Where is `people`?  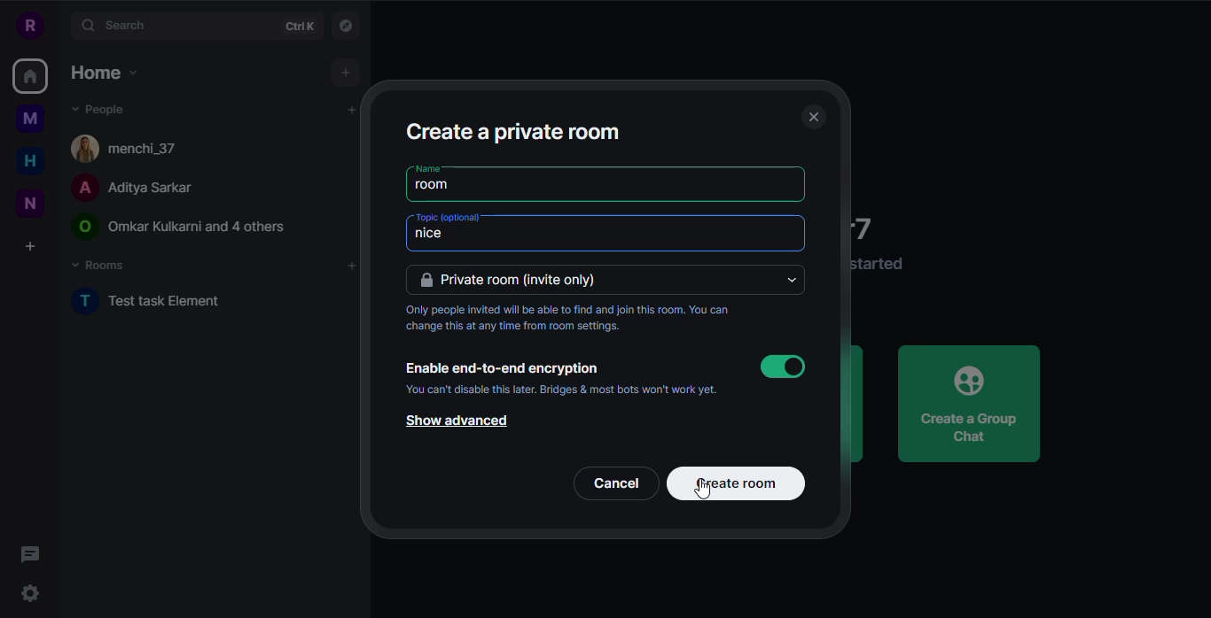
people is located at coordinates (181, 228).